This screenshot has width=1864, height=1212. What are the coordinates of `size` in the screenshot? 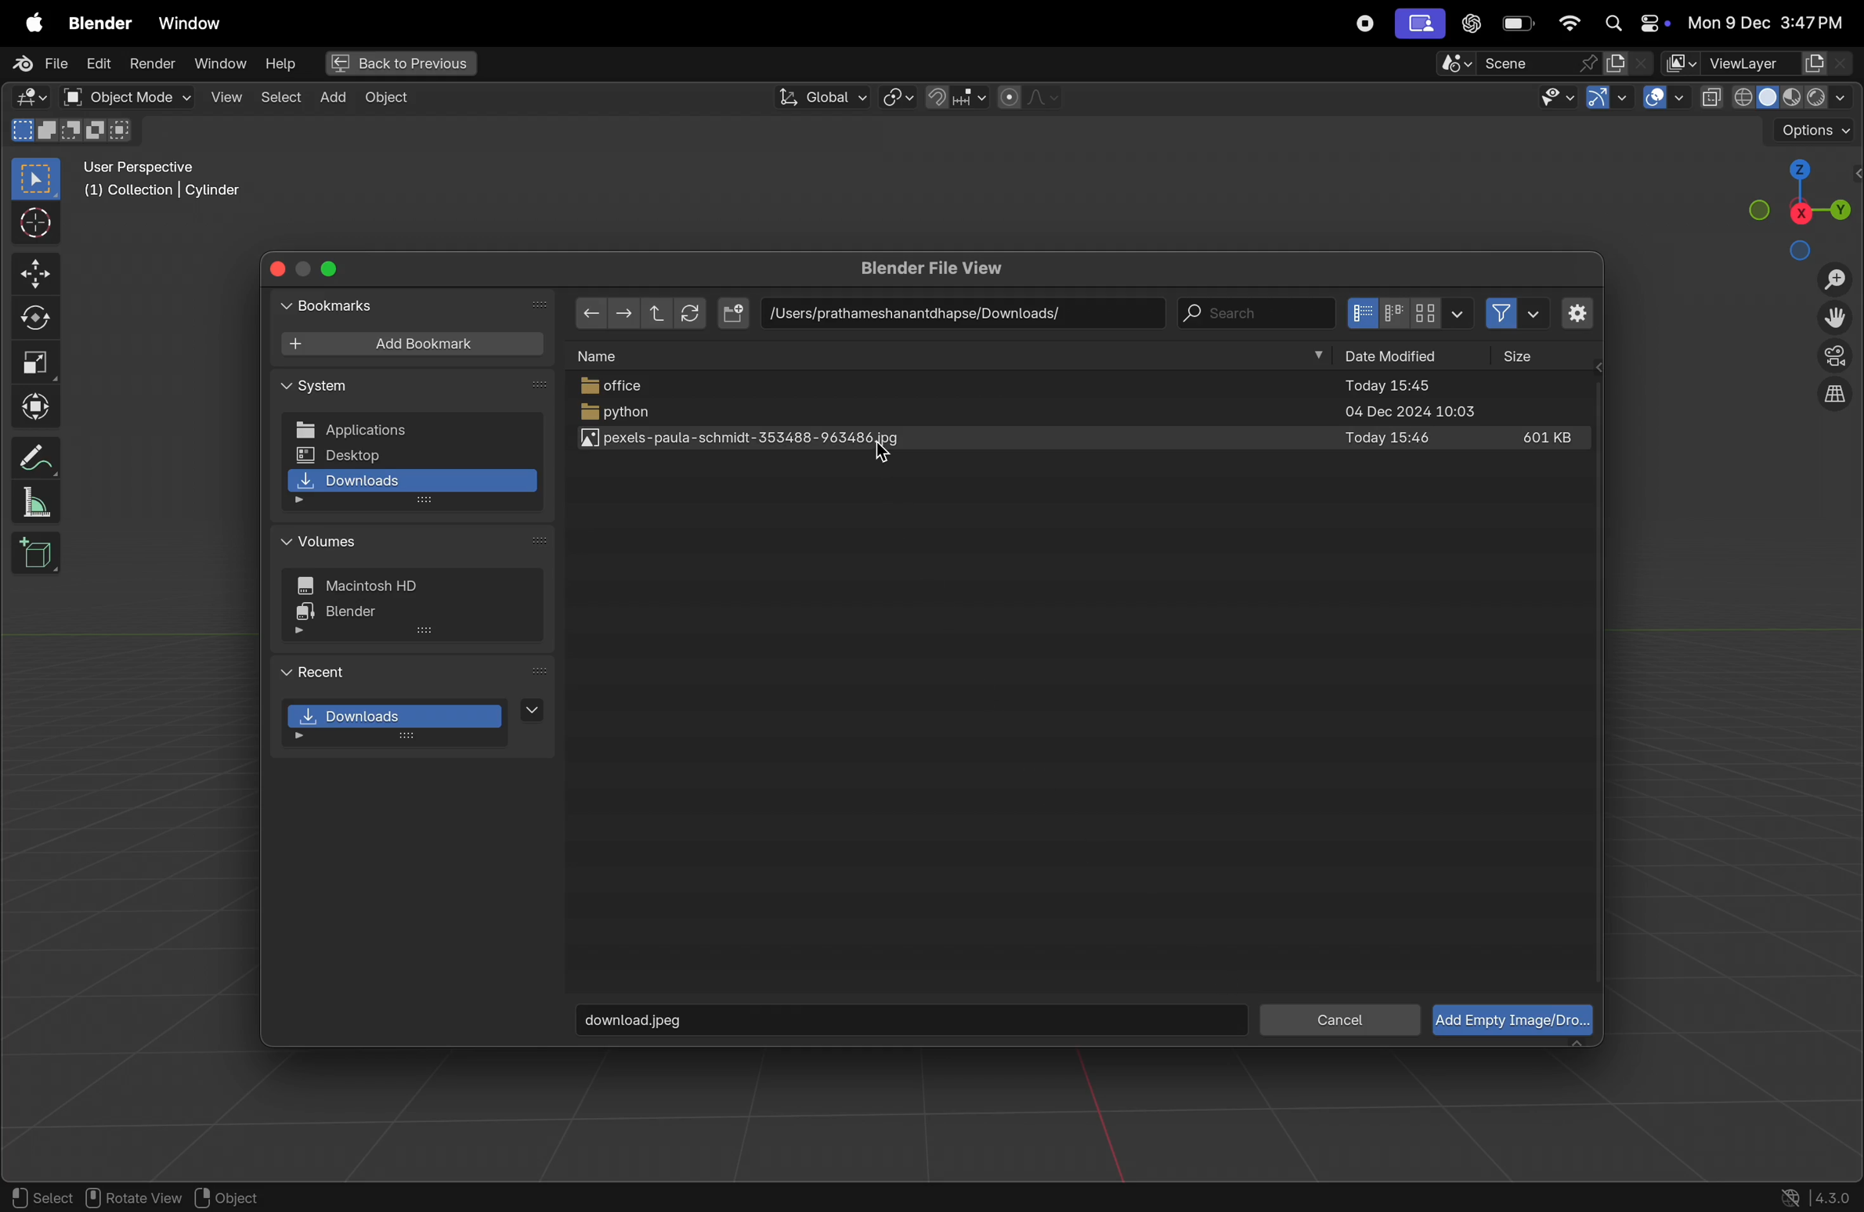 It's located at (1533, 357).